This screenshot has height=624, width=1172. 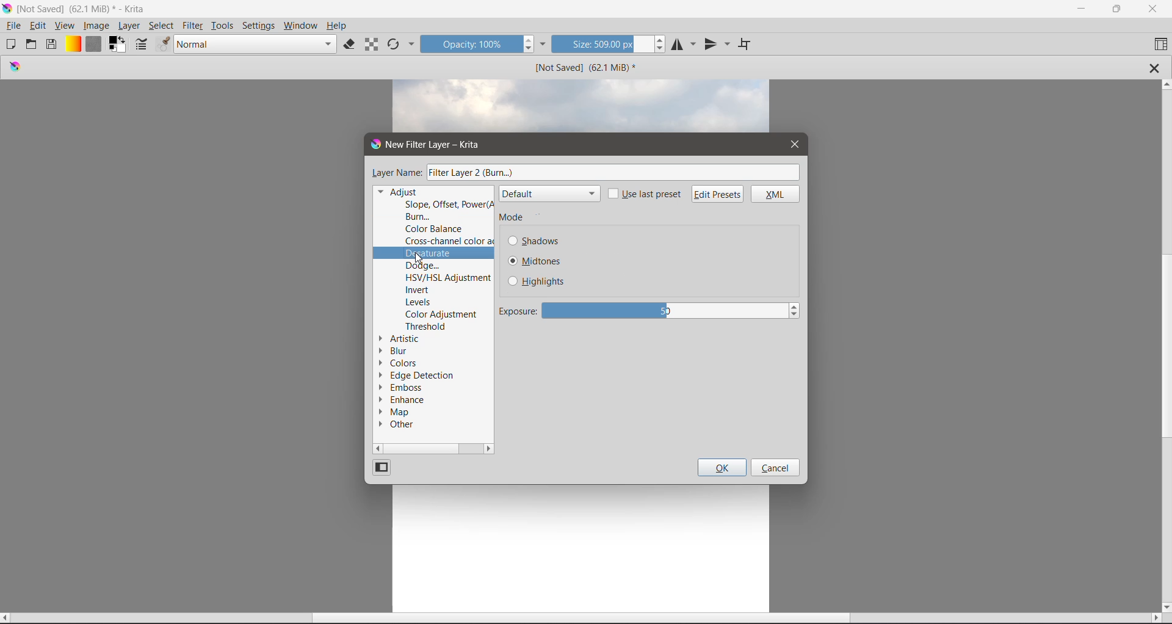 What do you see at coordinates (719, 194) in the screenshot?
I see `Edit Presets` at bounding box center [719, 194].